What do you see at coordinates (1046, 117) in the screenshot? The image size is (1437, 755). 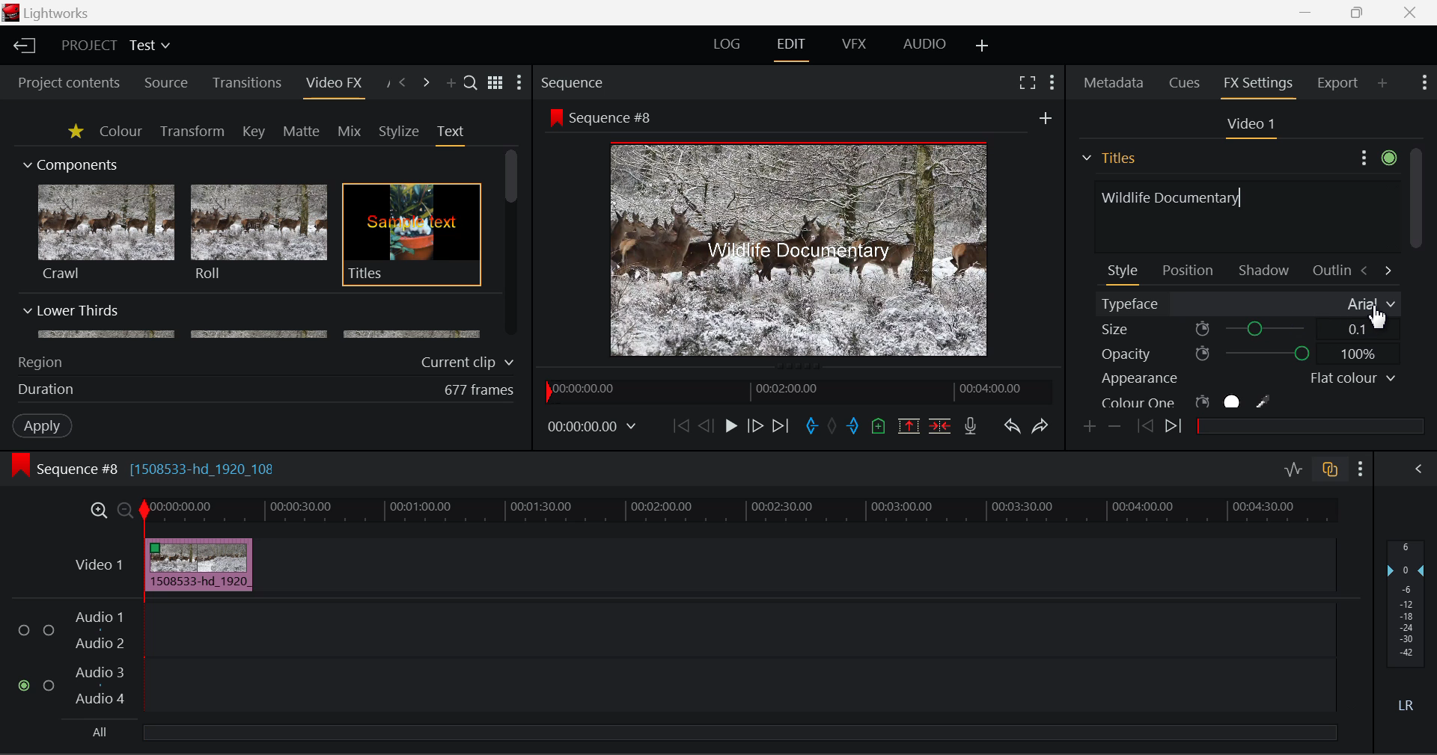 I see `add` at bounding box center [1046, 117].